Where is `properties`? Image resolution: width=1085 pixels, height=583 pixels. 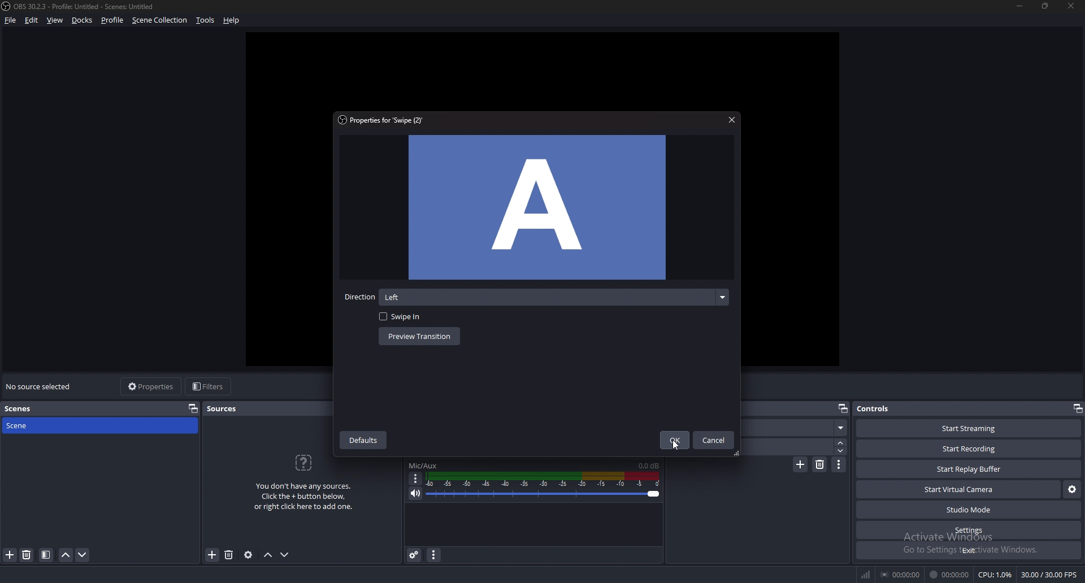
properties is located at coordinates (152, 387).